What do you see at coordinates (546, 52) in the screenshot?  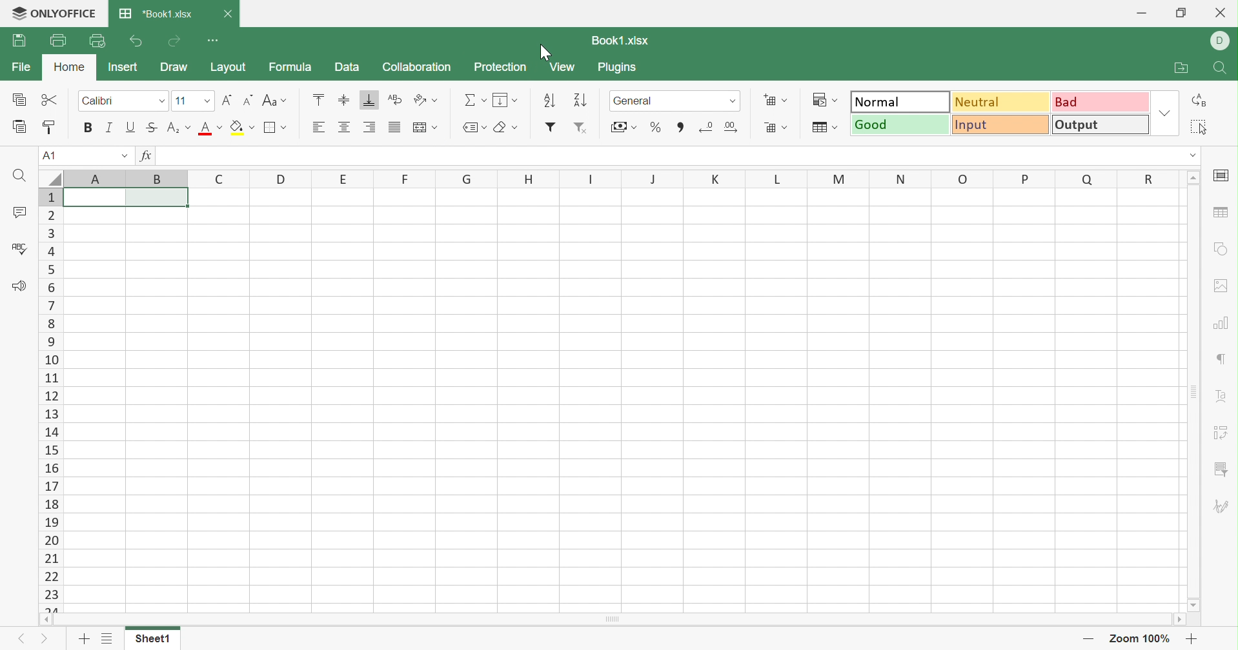 I see `Cursor` at bounding box center [546, 52].